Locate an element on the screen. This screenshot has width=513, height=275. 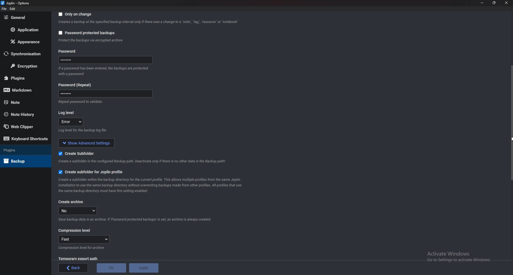
Compression level is located at coordinates (75, 231).